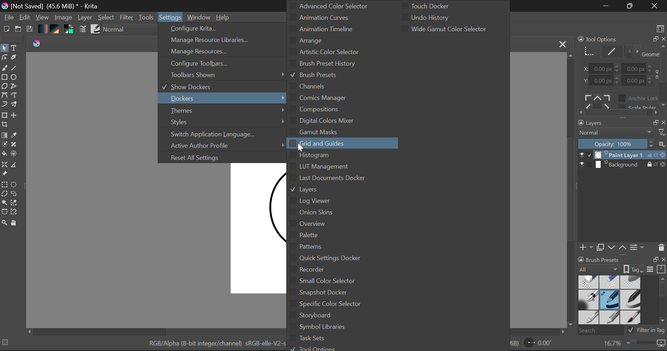 The image size is (667, 351). Describe the element at coordinates (329, 121) in the screenshot. I see `Digital Colors Mixer` at that location.